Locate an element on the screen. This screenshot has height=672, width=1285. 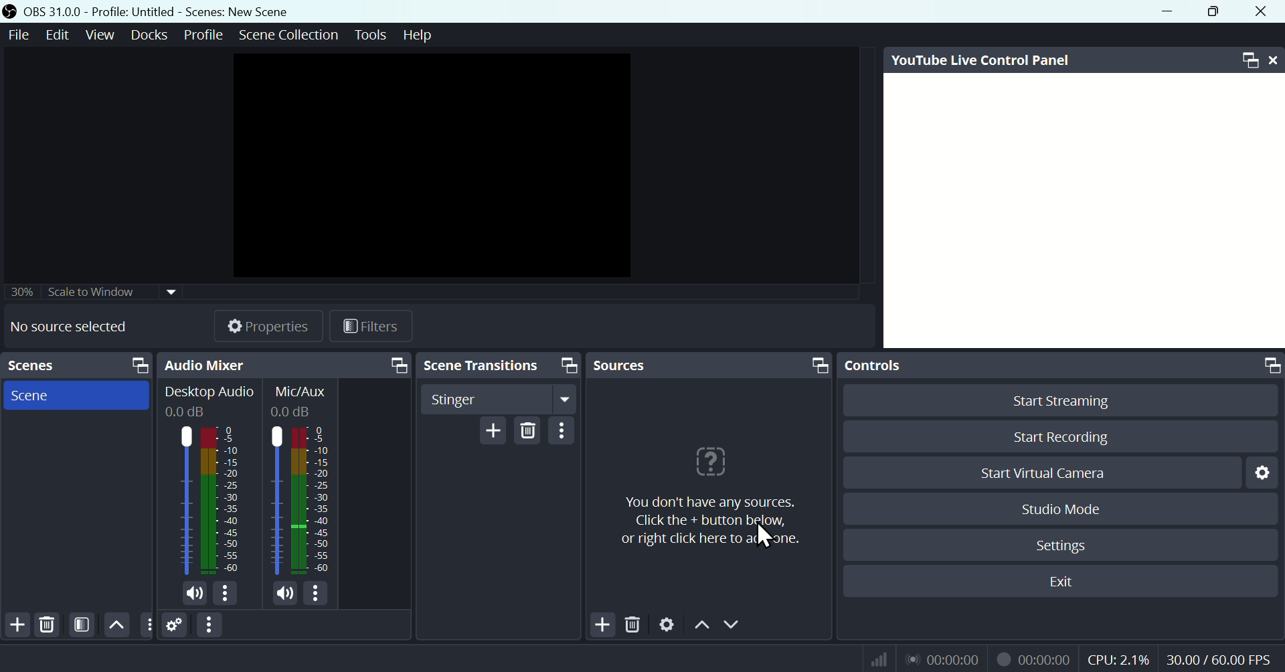
screen resize is located at coordinates (817, 364).